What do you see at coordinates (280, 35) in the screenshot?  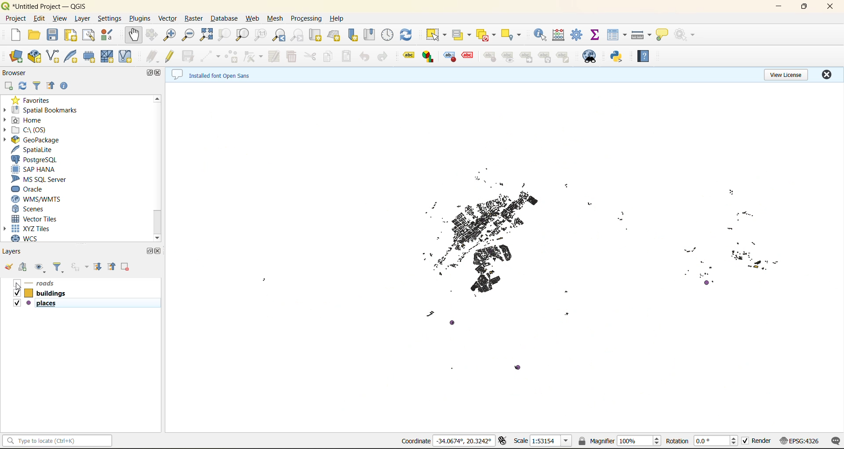 I see `zoom last` at bounding box center [280, 35].